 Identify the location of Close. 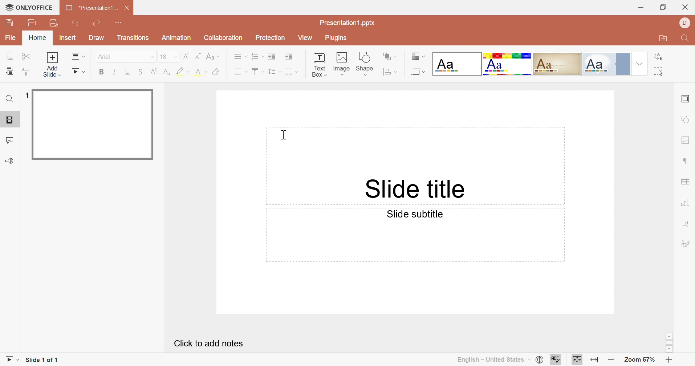
(686, 7).